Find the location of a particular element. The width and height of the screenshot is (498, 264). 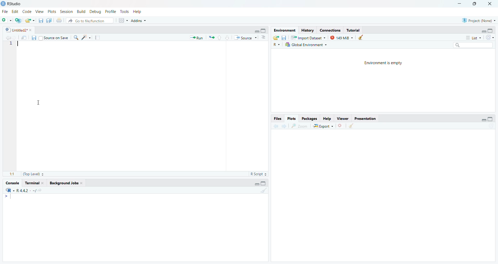

Help is located at coordinates (327, 118).